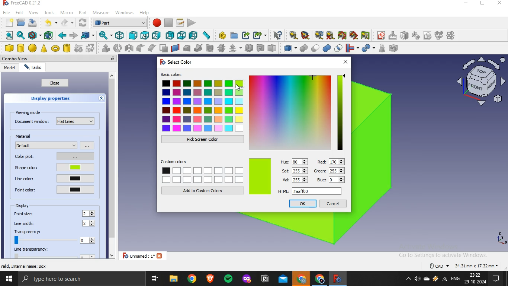  I want to click on front, so click(133, 35).